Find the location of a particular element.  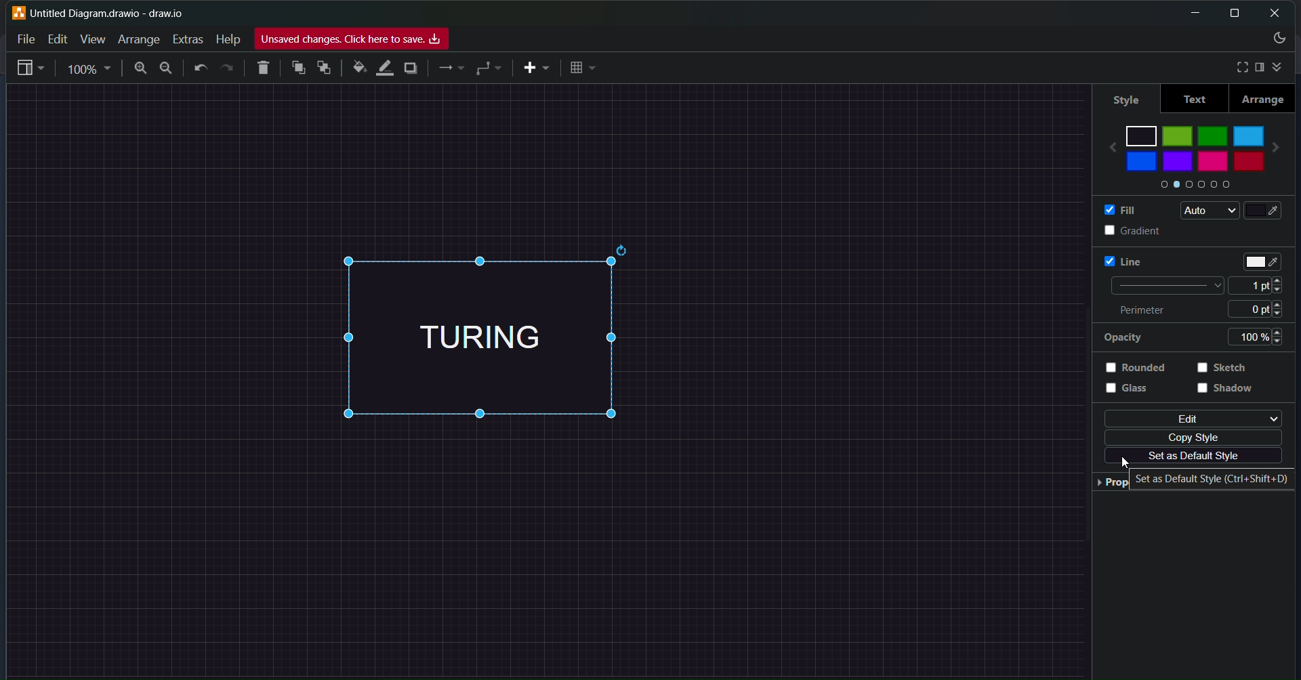

copy style is located at coordinates (1196, 437).